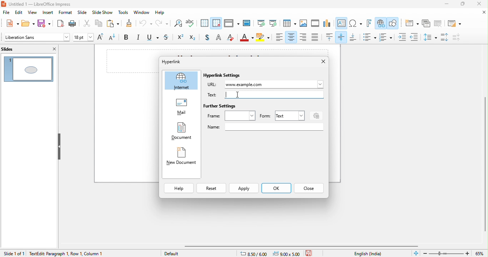 Image resolution: width=488 pixels, height=257 pixels. I want to click on paste, so click(112, 24).